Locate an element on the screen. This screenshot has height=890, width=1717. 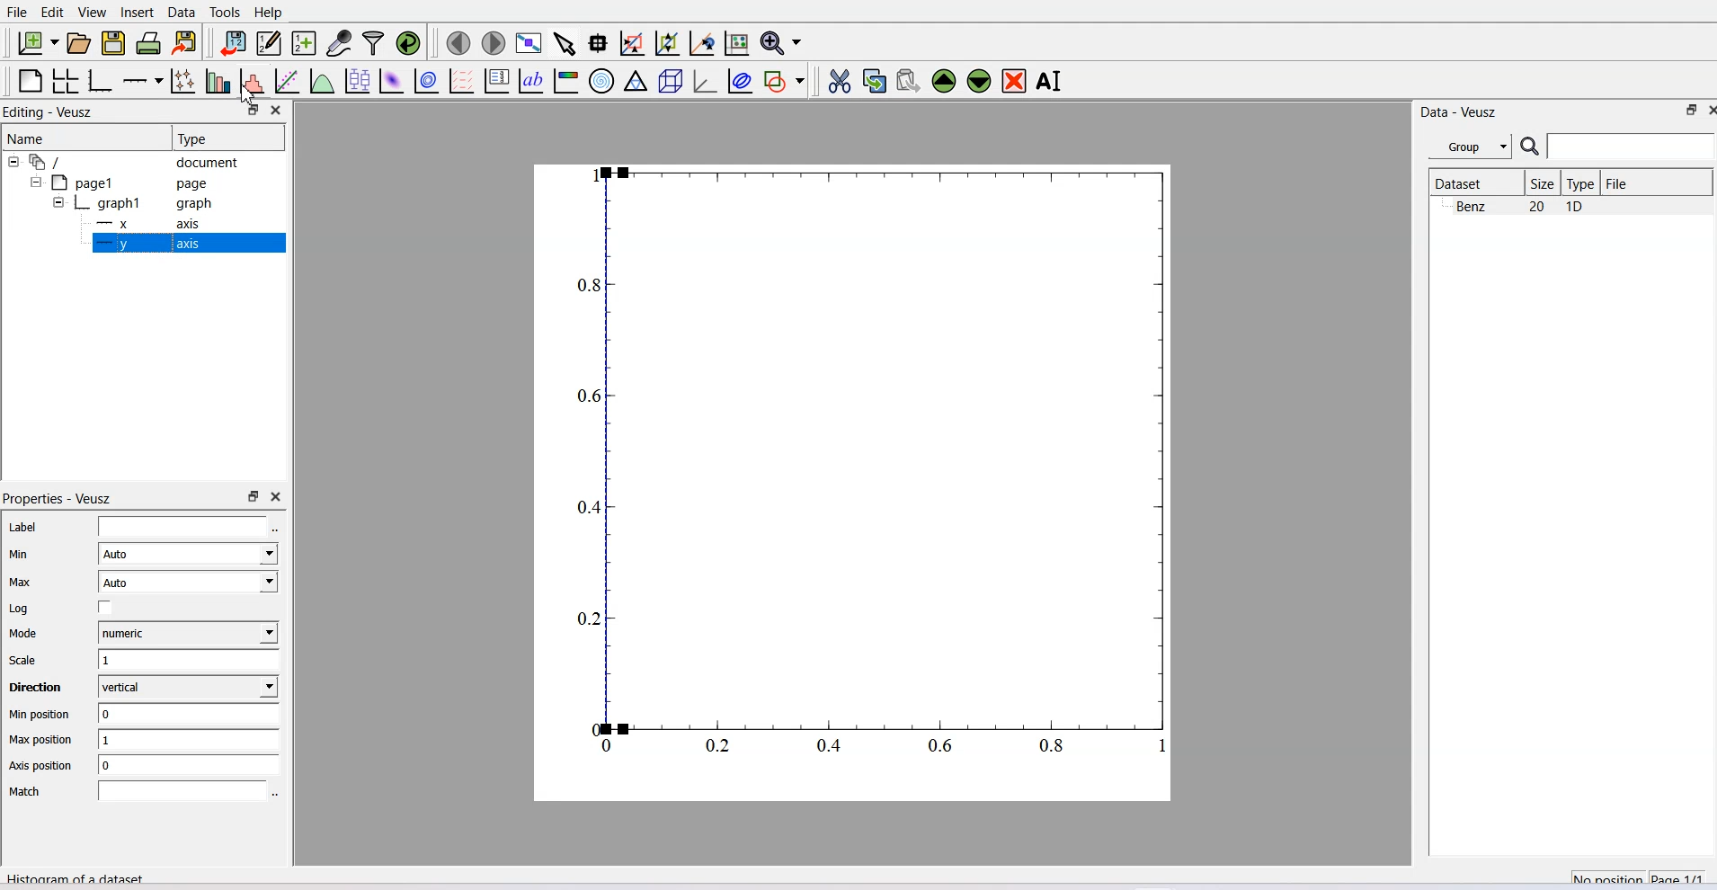
Move to the previous page is located at coordinates (458, 43).